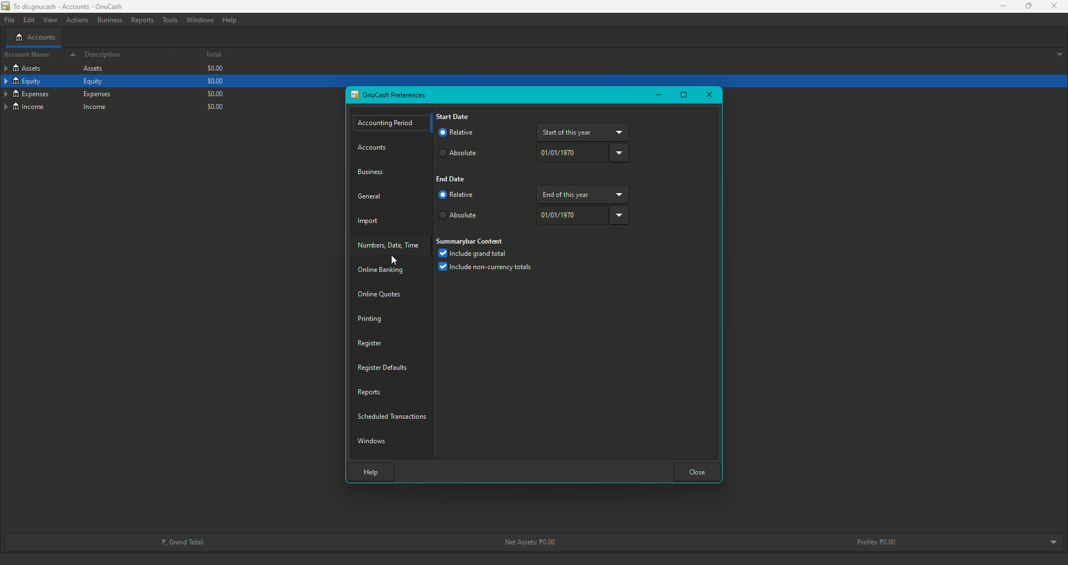 This screenshot has height=565, width=1068. What do you see at coordinates (28, 19) in the screenshot?
I see `Edit` at bounding box center [28, 19].